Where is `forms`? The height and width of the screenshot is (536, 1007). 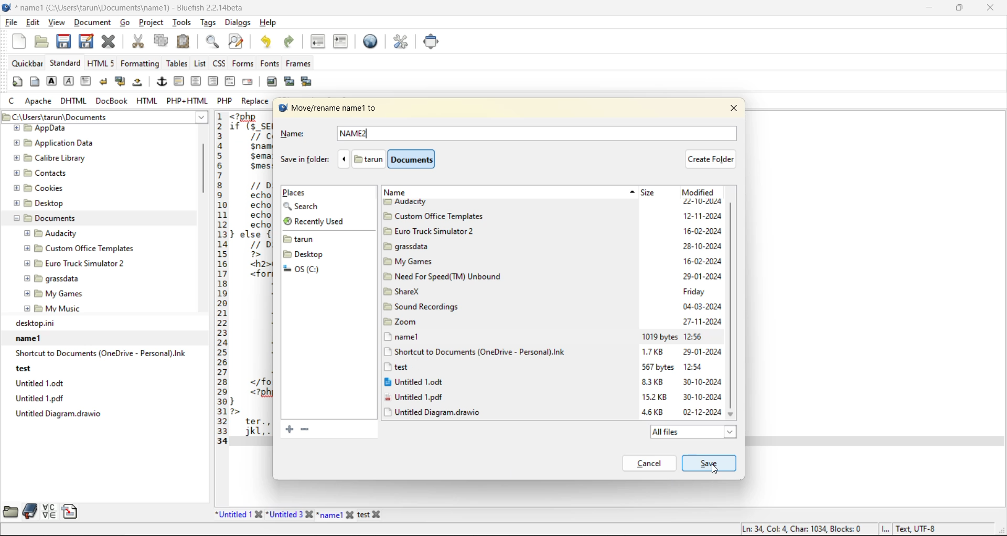
forms is located at coordinates (242, 63).